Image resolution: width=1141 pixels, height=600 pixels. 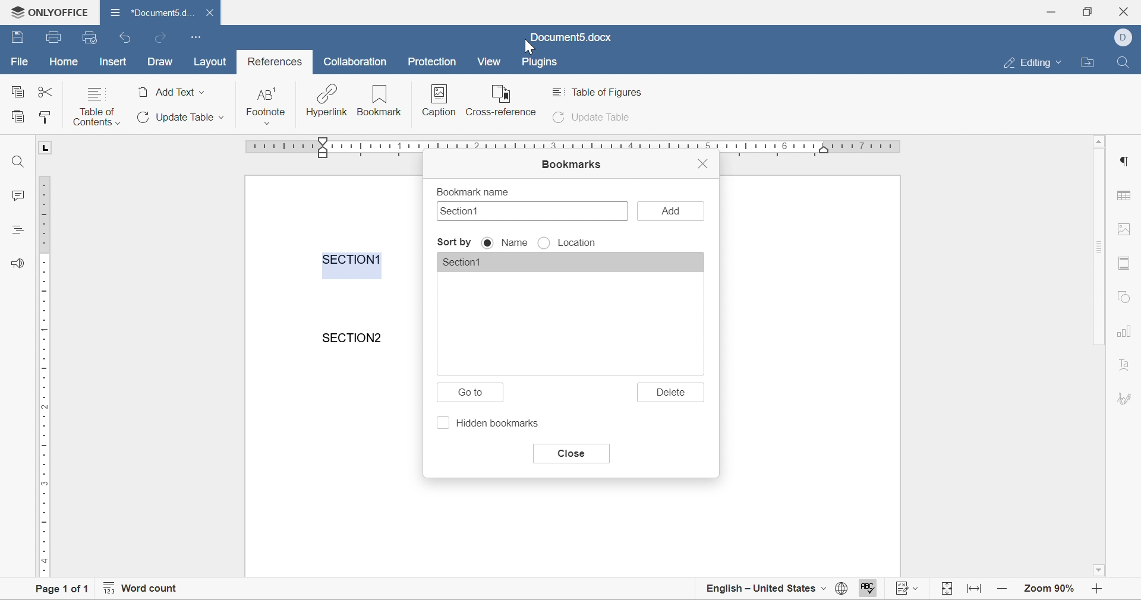 What do you see at coordinates (151, 11) in the screenshot?
I see `document name` at bounding box center [151, 11].